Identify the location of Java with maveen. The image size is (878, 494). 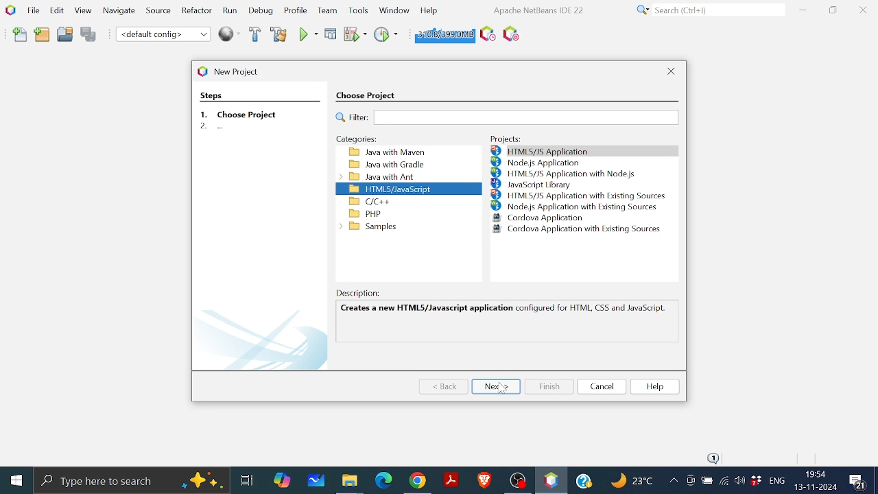
(393, 152).